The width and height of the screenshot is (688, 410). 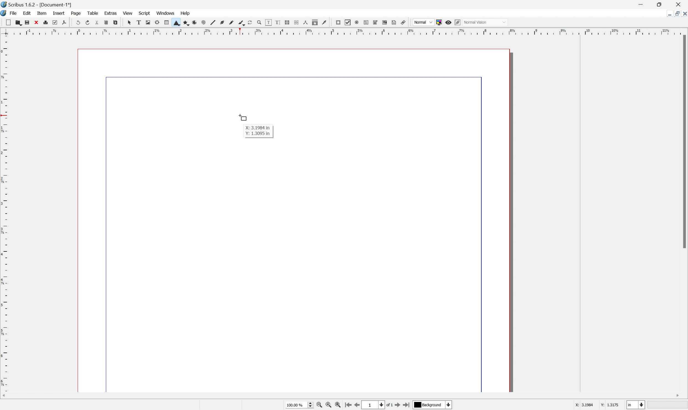 I want to click on Select current unit, so click(x=637, y=405).